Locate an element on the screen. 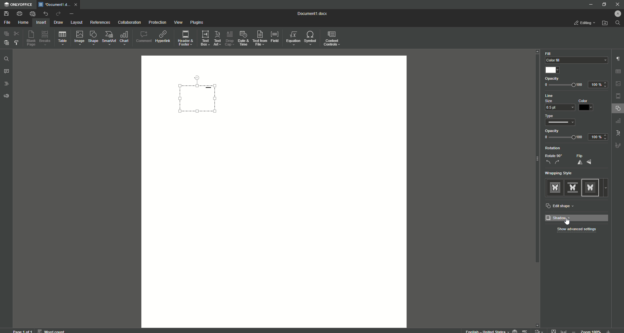 Image resolution: width=624 pixels, height=333 pixels. close is located at coordinates (77, 4).